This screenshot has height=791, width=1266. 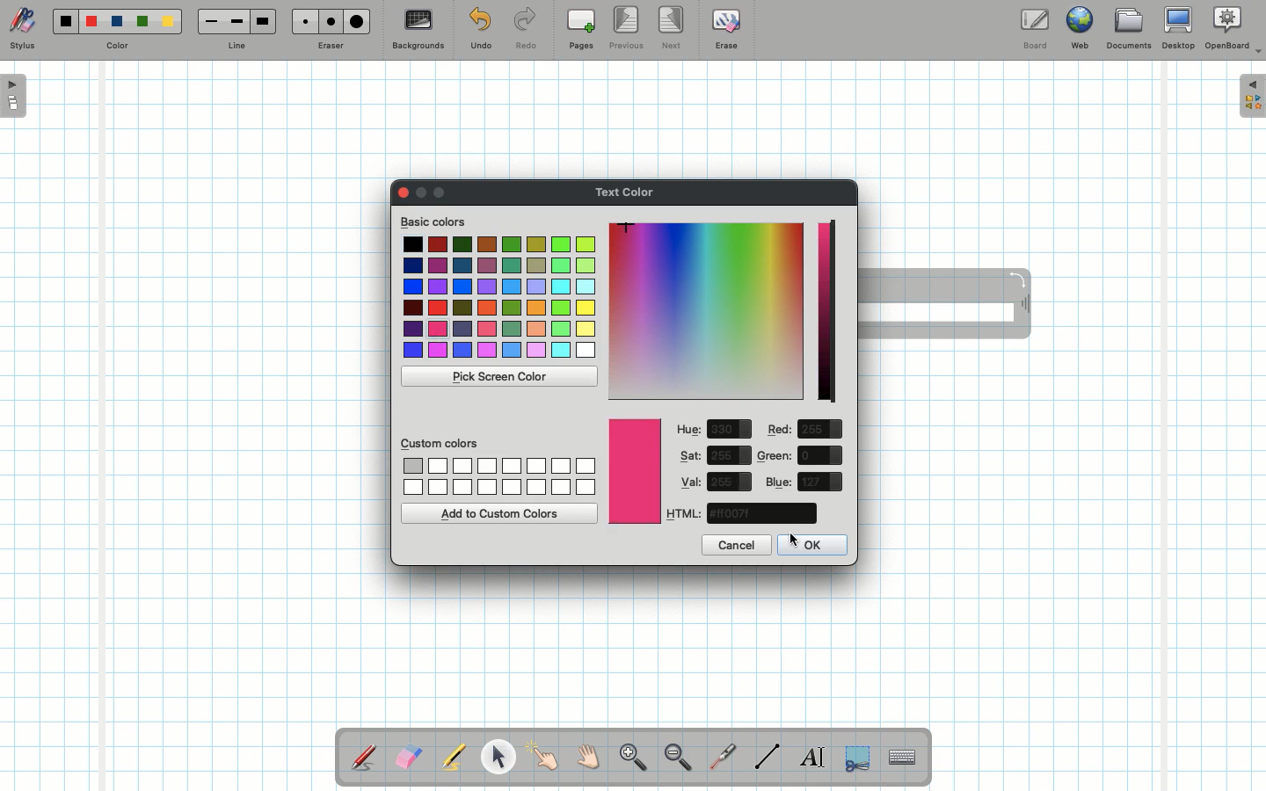 What do you see at coordinates (92, 22) in the screenshot?
I see `Red` at bounding box center [92, 22].